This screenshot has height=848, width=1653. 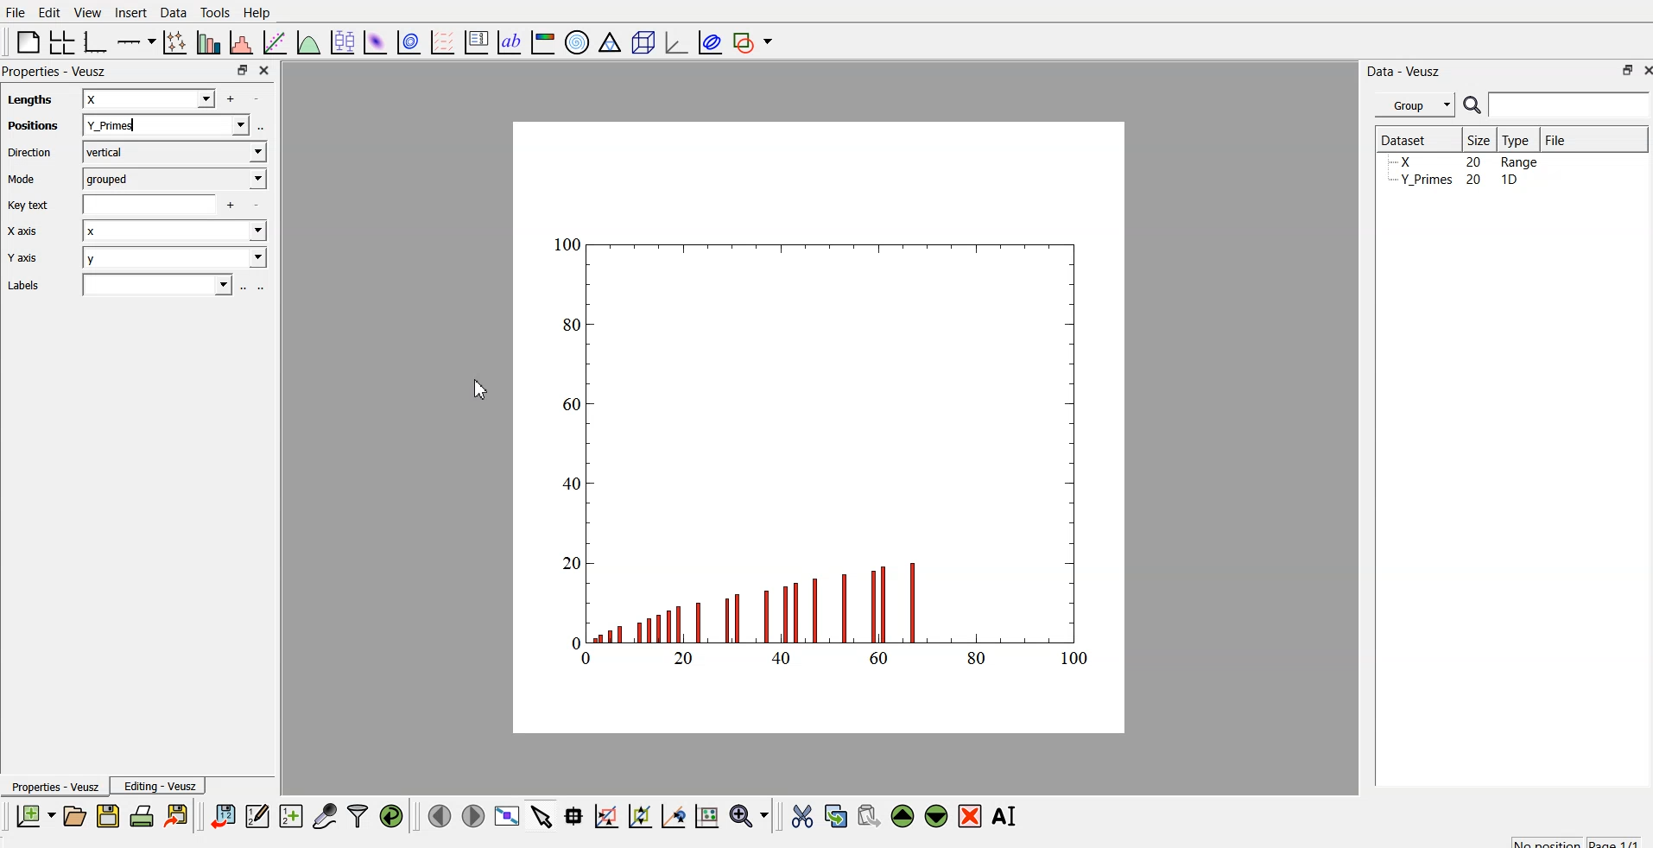 What do you see at coordinates (472, 815) in the screenshot?
I see `move to the next page` at bounding box center [472, 815].